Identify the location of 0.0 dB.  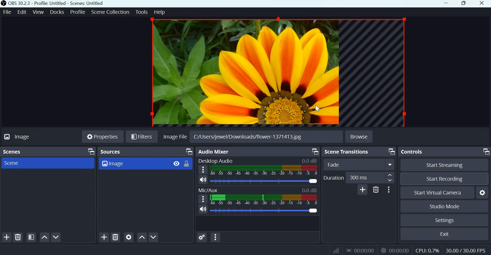
(309, 190).